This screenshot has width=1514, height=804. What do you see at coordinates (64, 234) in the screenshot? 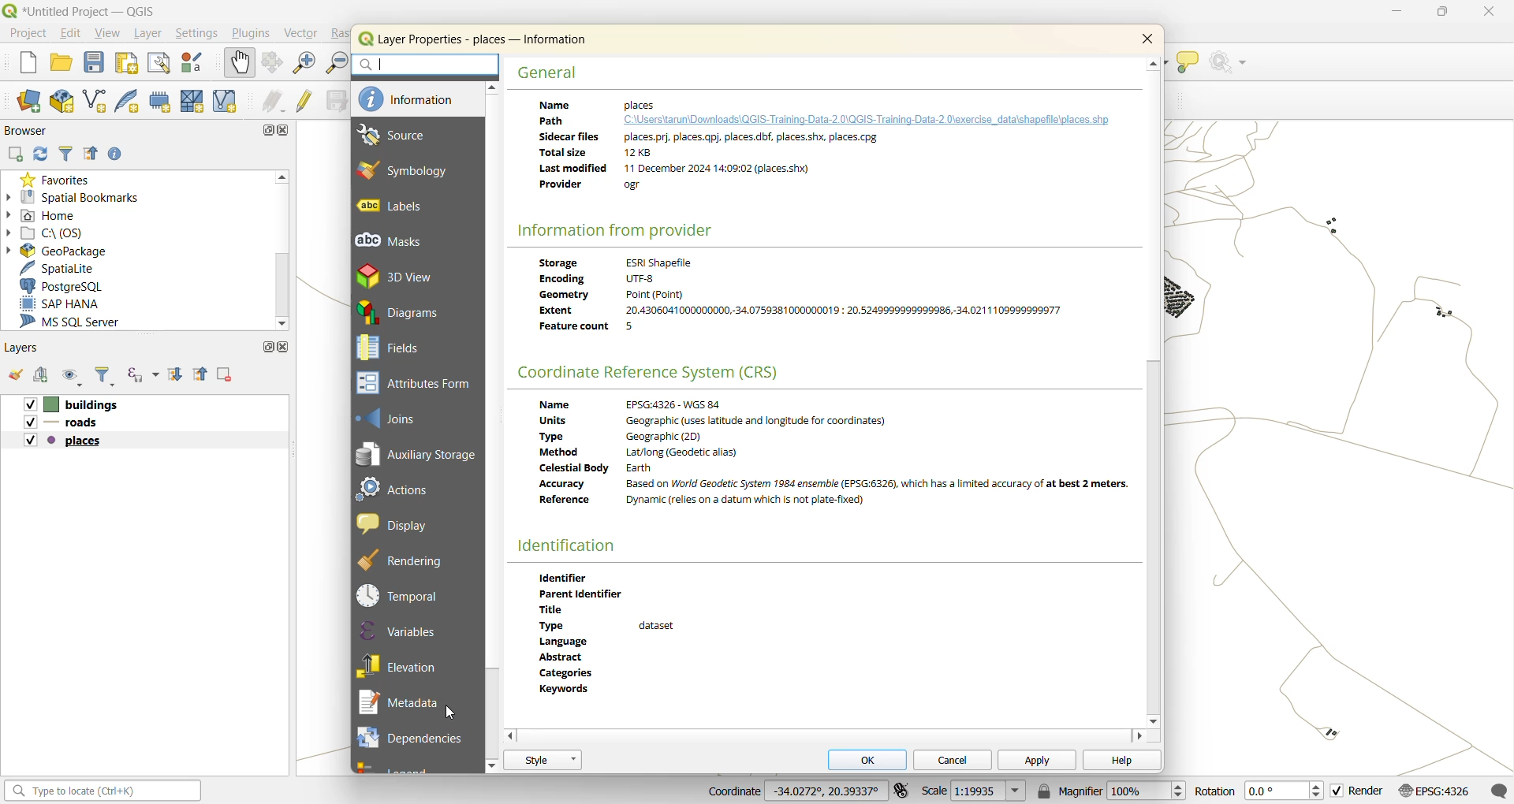
I see `c\:os` at bounding box center [64, 234].